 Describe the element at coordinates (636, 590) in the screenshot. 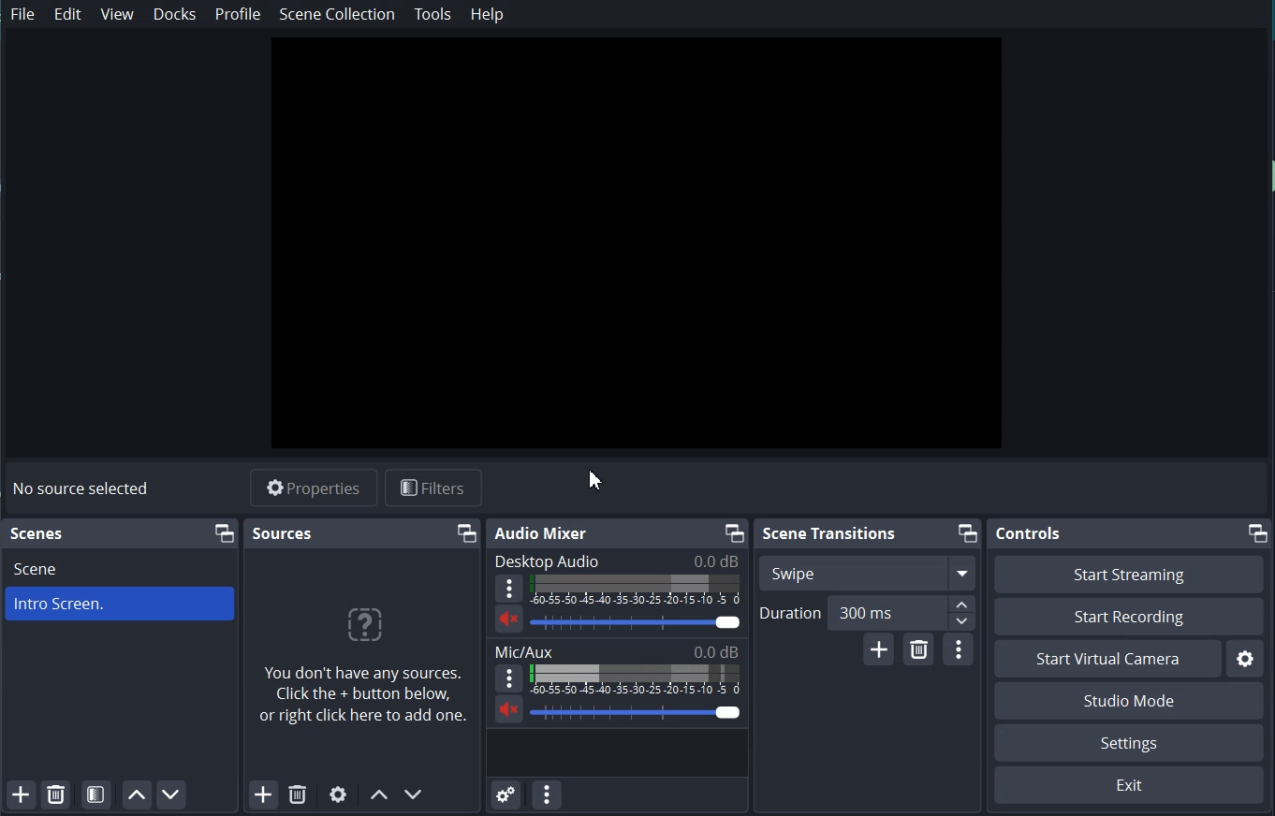

I see `Volume indicator` at that location.